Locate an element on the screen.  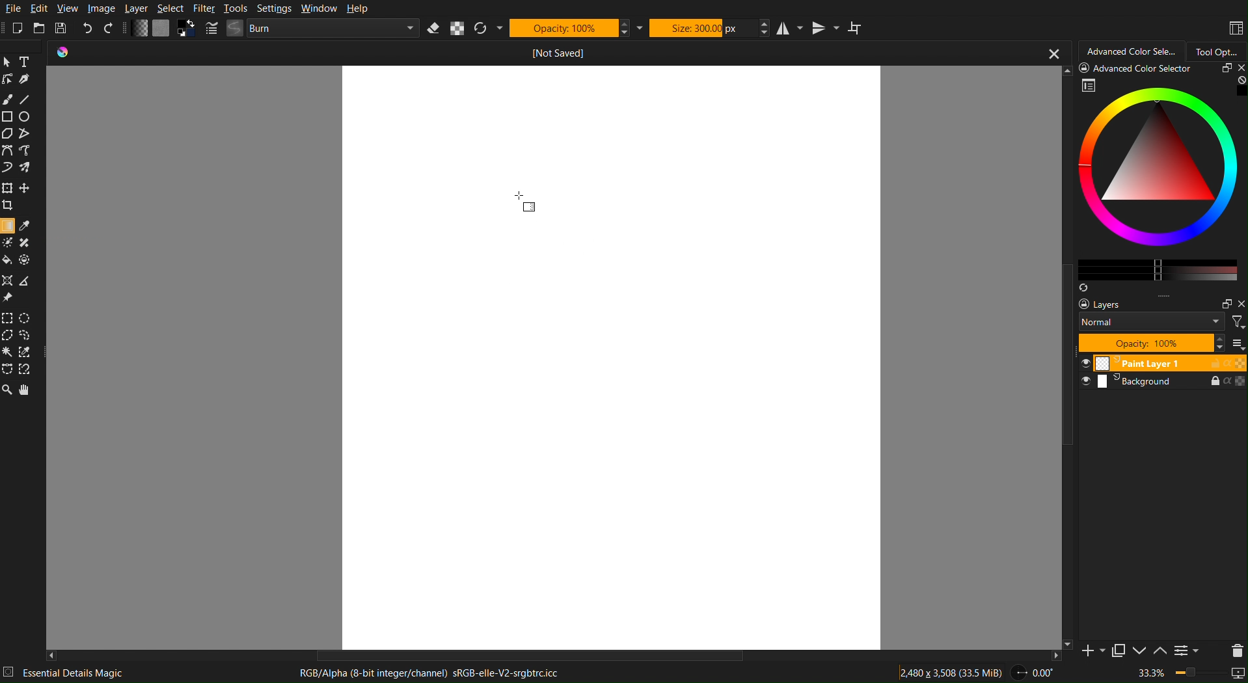
Open is located at coordinates (40, 29).